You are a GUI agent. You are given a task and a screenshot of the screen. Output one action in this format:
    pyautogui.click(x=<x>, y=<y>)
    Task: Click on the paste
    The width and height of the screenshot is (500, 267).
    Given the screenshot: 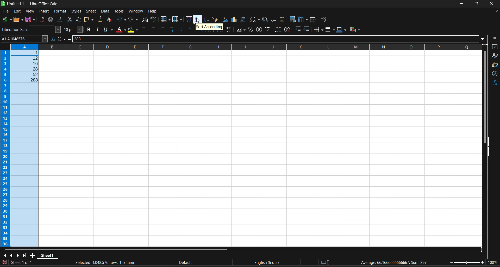 What is the action you would take?
    pyautogui.click(x=88, y=20)
    